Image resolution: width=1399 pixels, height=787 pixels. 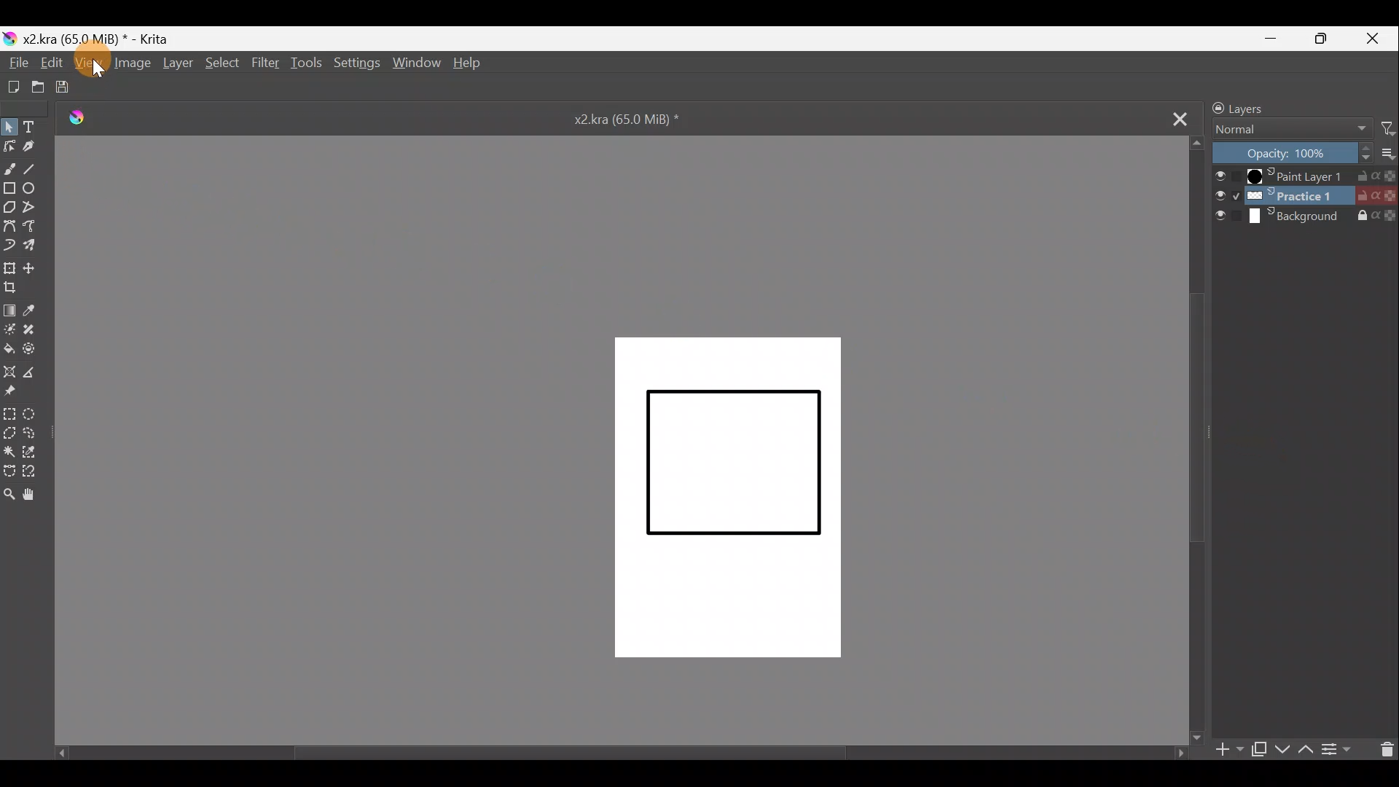 I want to click on Background, so click(x=1306, y=216).